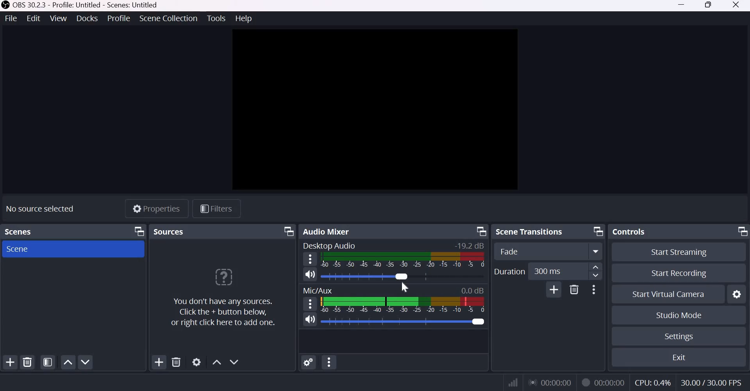 Image resolution: width=750 pixels, height=391 pixels. Describe the element at coordinates (308, 363) in the screenshot. I see `Advanced Audio Properties` at that location.